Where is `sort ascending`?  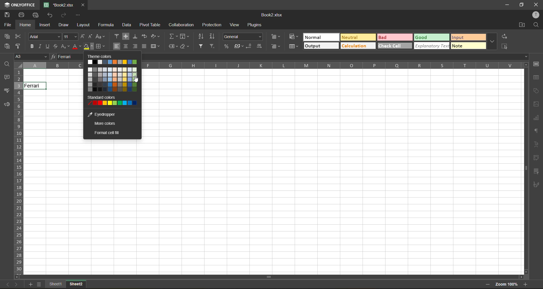
sort ascending is located at coordinates (202, 36).